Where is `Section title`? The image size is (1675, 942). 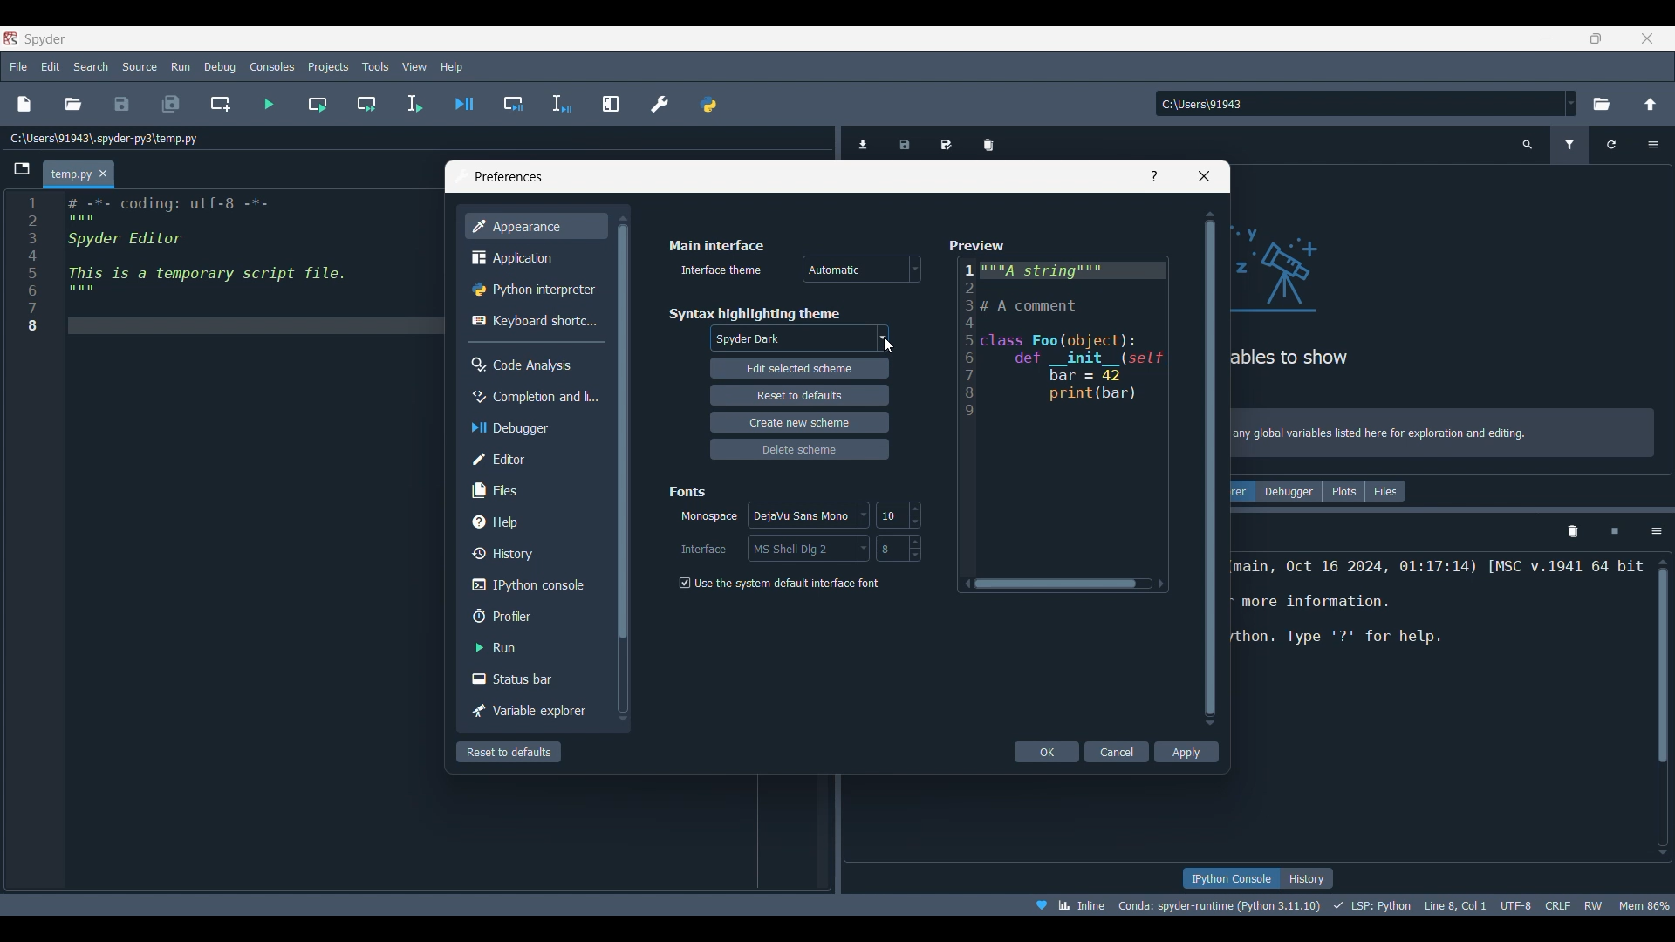
Section title is located at coordinates (716, 245).